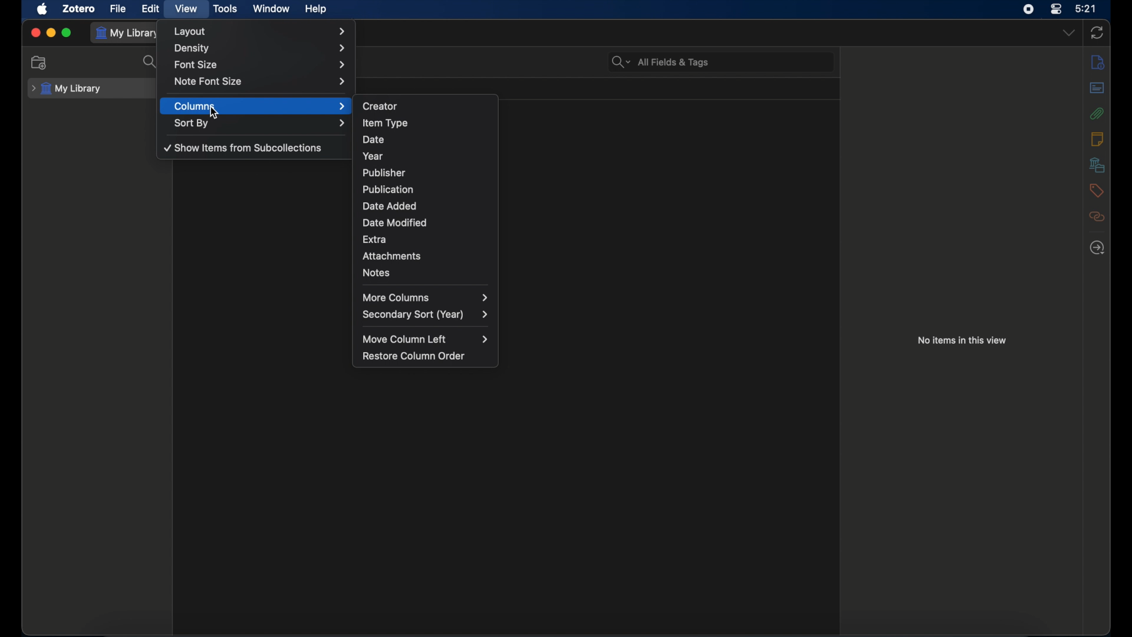 Image resolution: width=1132 pixels, height=637 pixels. Describe the element at coordinates (1057, 9) in the screenshot. I see `control center` at that location.